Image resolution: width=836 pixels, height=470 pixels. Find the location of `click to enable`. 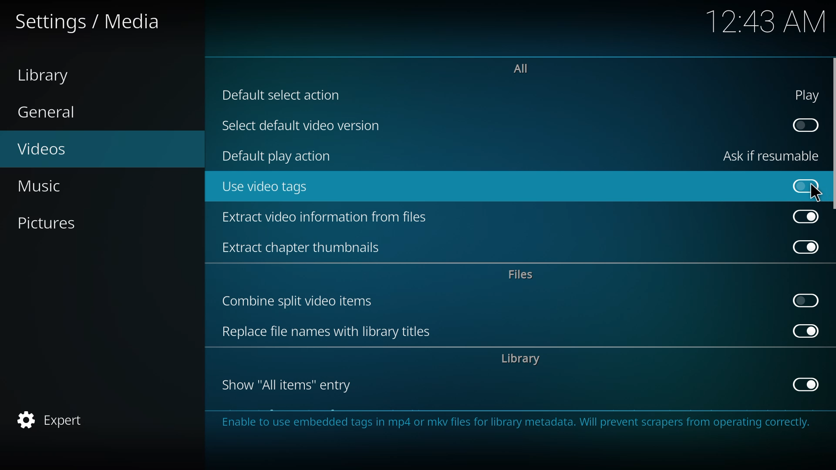

click to enable is located at coordinates (806, 186).